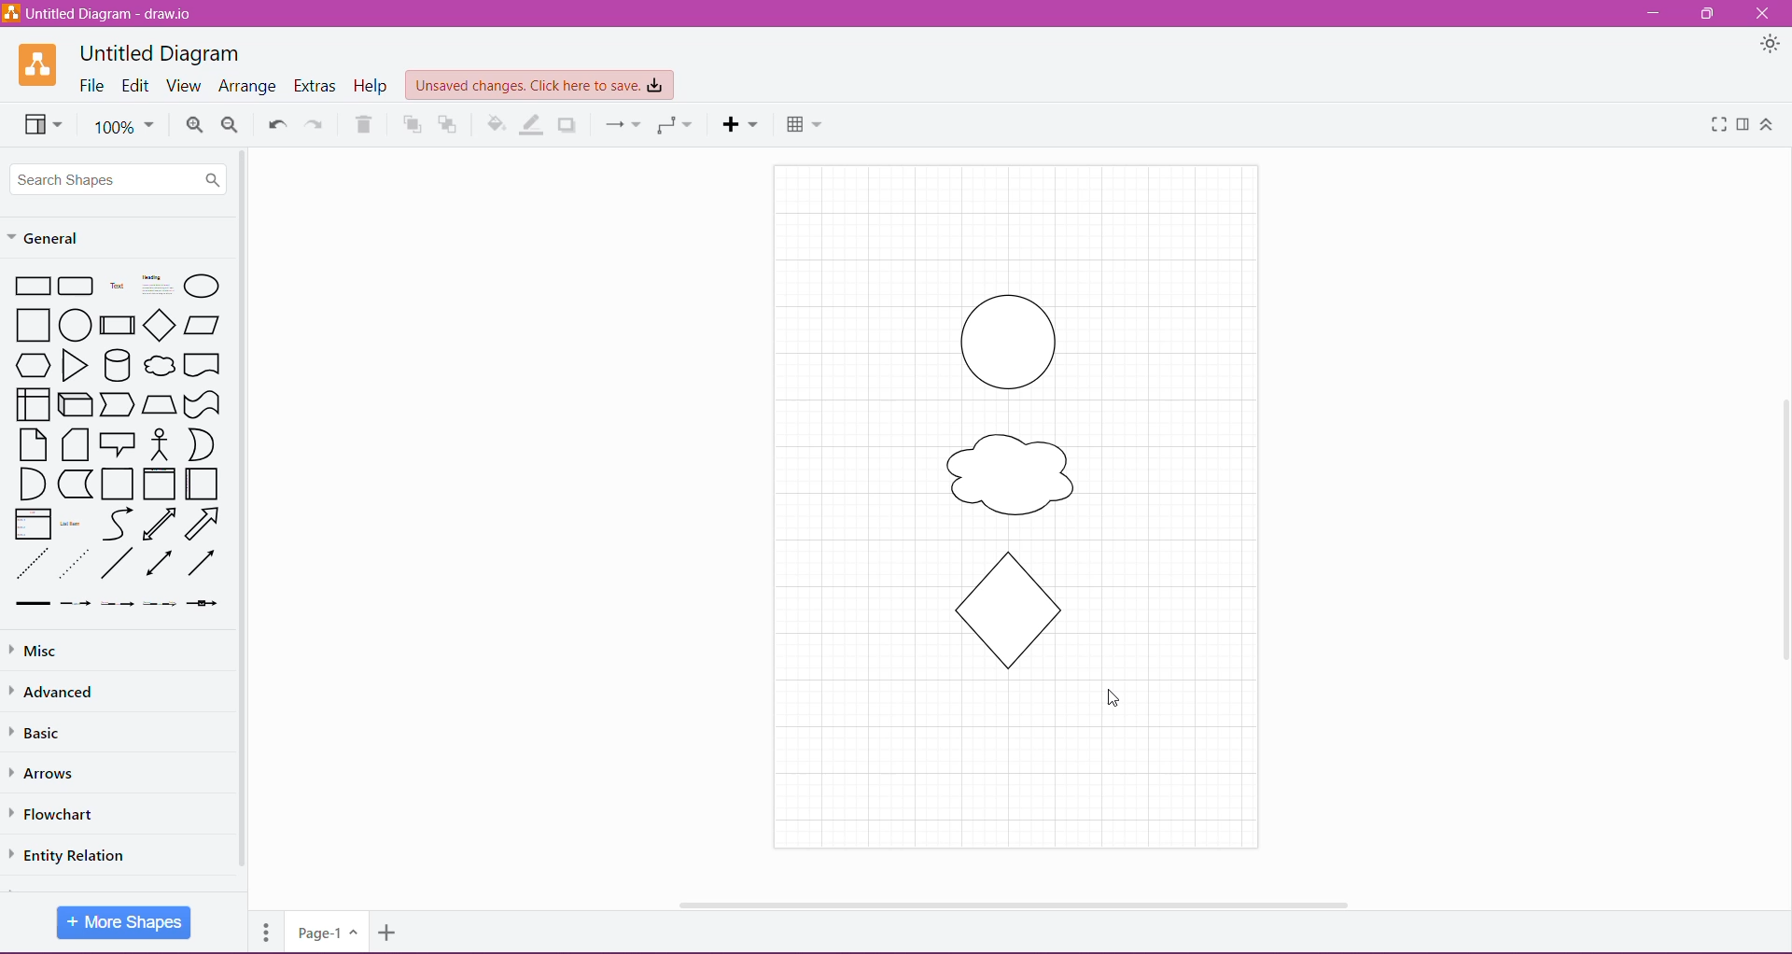 The height and width of the screenshot is (954, 1792). What do you see at coordinates (105, 13) in the screenshot?
I see `Untitled Diagram - draw.io` at bounding box center [105, 13].